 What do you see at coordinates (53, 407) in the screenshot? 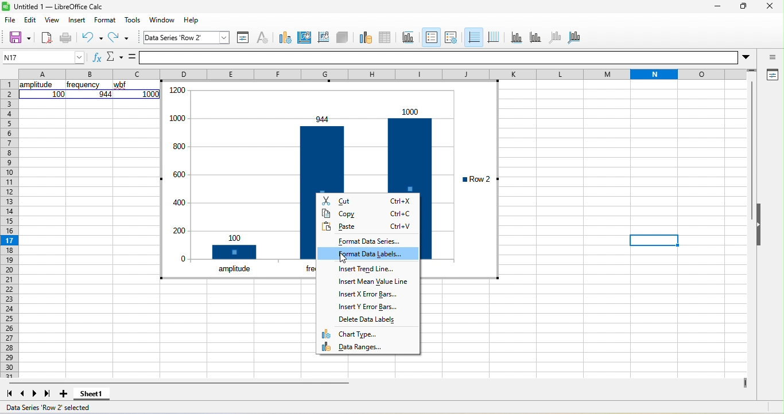
I see `data series row 2 selected` at bounding box center [53, 407].